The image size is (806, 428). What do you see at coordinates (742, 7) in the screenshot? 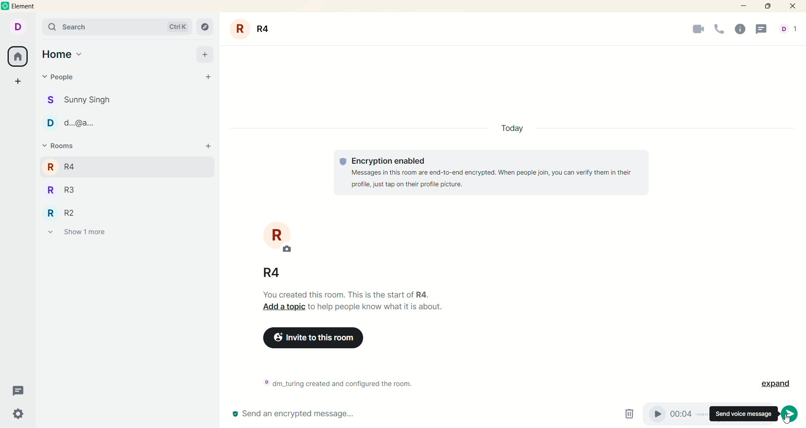
I see `minimize` at bounding box center [742, 7].